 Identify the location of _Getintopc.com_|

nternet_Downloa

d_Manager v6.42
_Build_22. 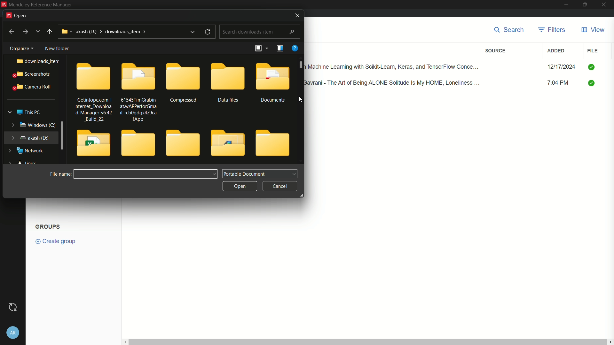
(94, 91).